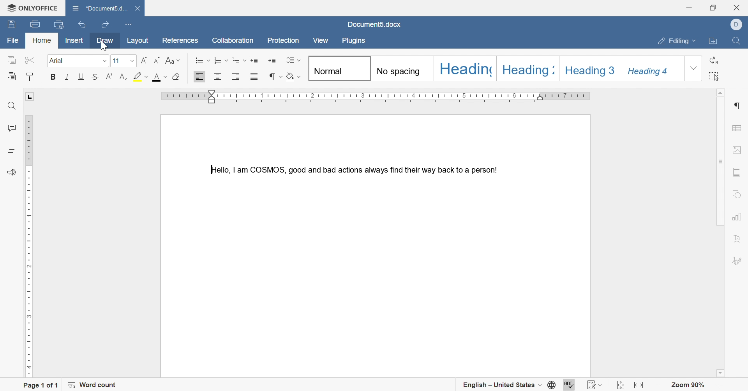  Describe the element at coordinates (121, 77) in the screenshot. I see `subscript` at that location.